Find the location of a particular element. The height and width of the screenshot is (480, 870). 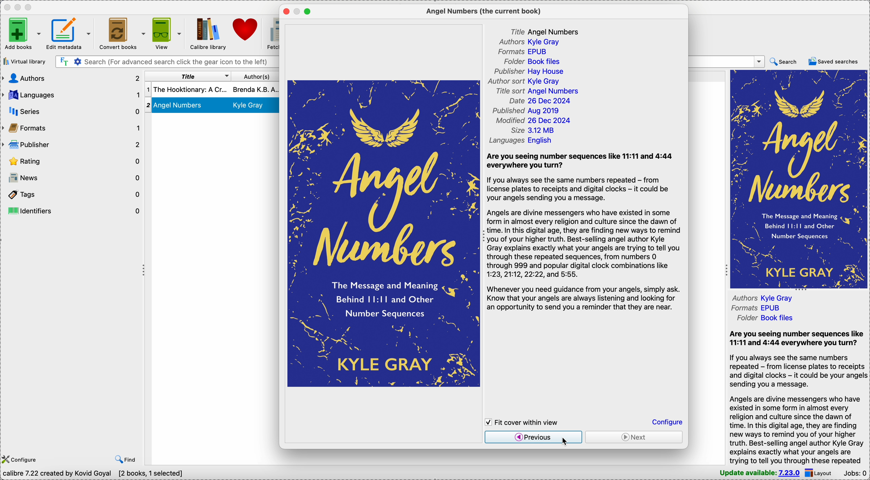

date is located at coordinates (541, 100).